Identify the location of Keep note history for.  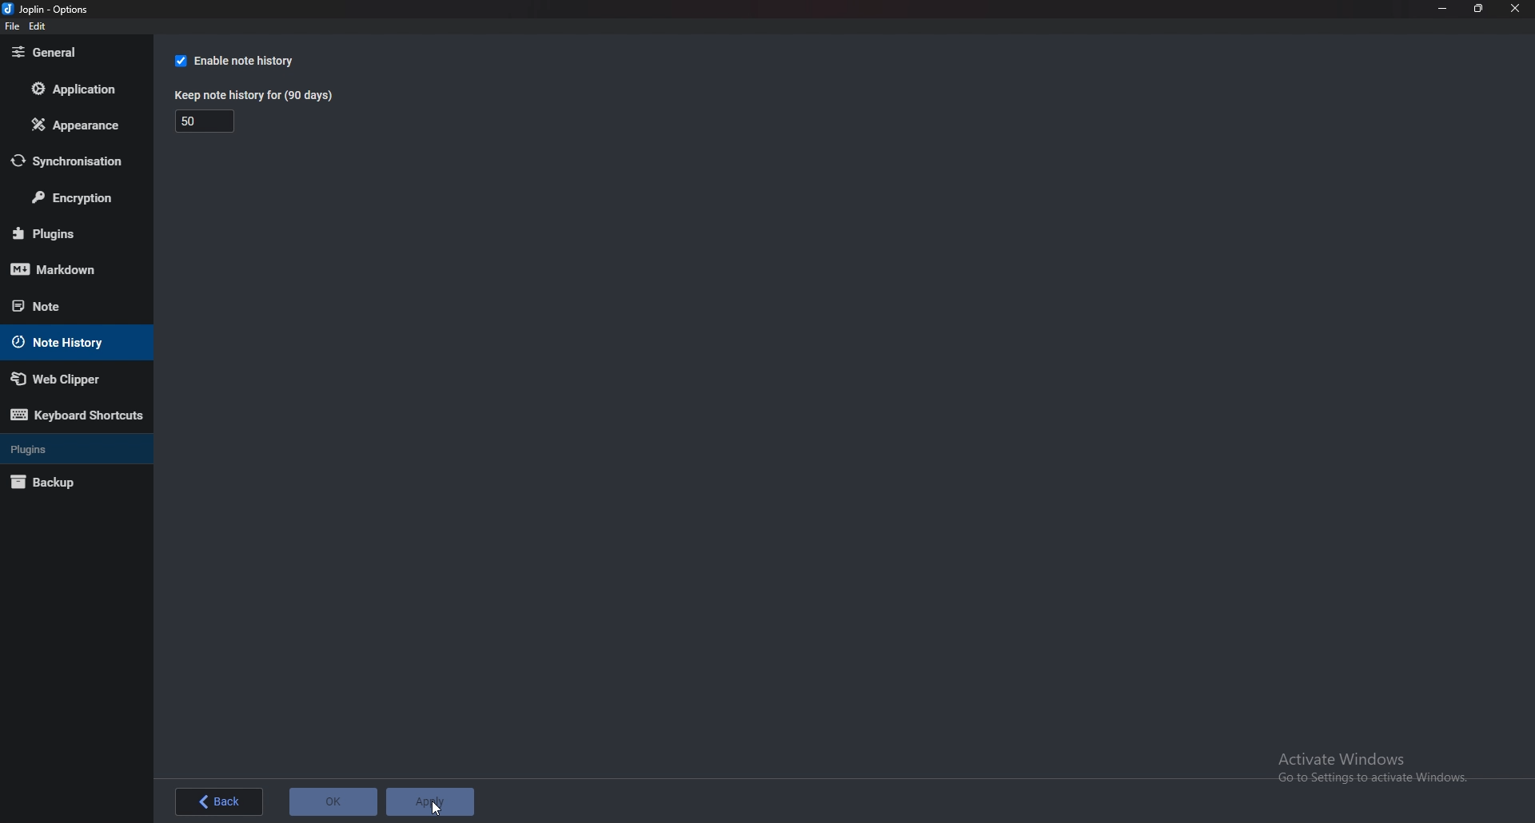
(258, 96).